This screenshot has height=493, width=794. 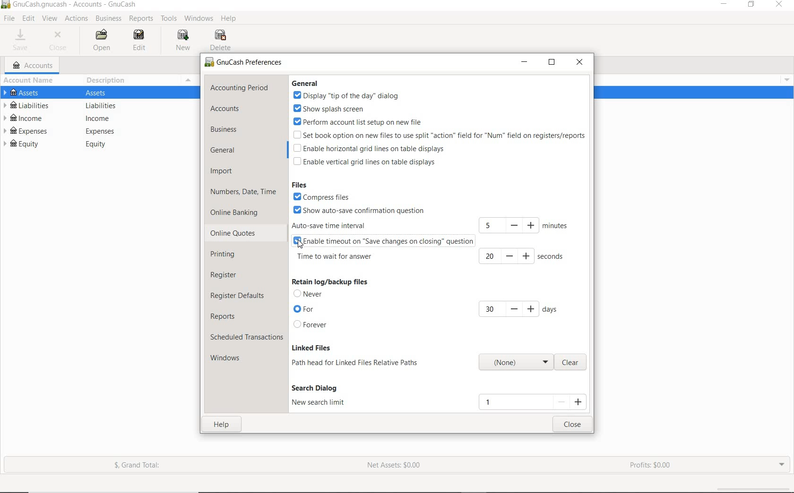 What do you see at coordinates (219, 425) in the screenshot?
I see `HELP` at bounding box center [219, 425].